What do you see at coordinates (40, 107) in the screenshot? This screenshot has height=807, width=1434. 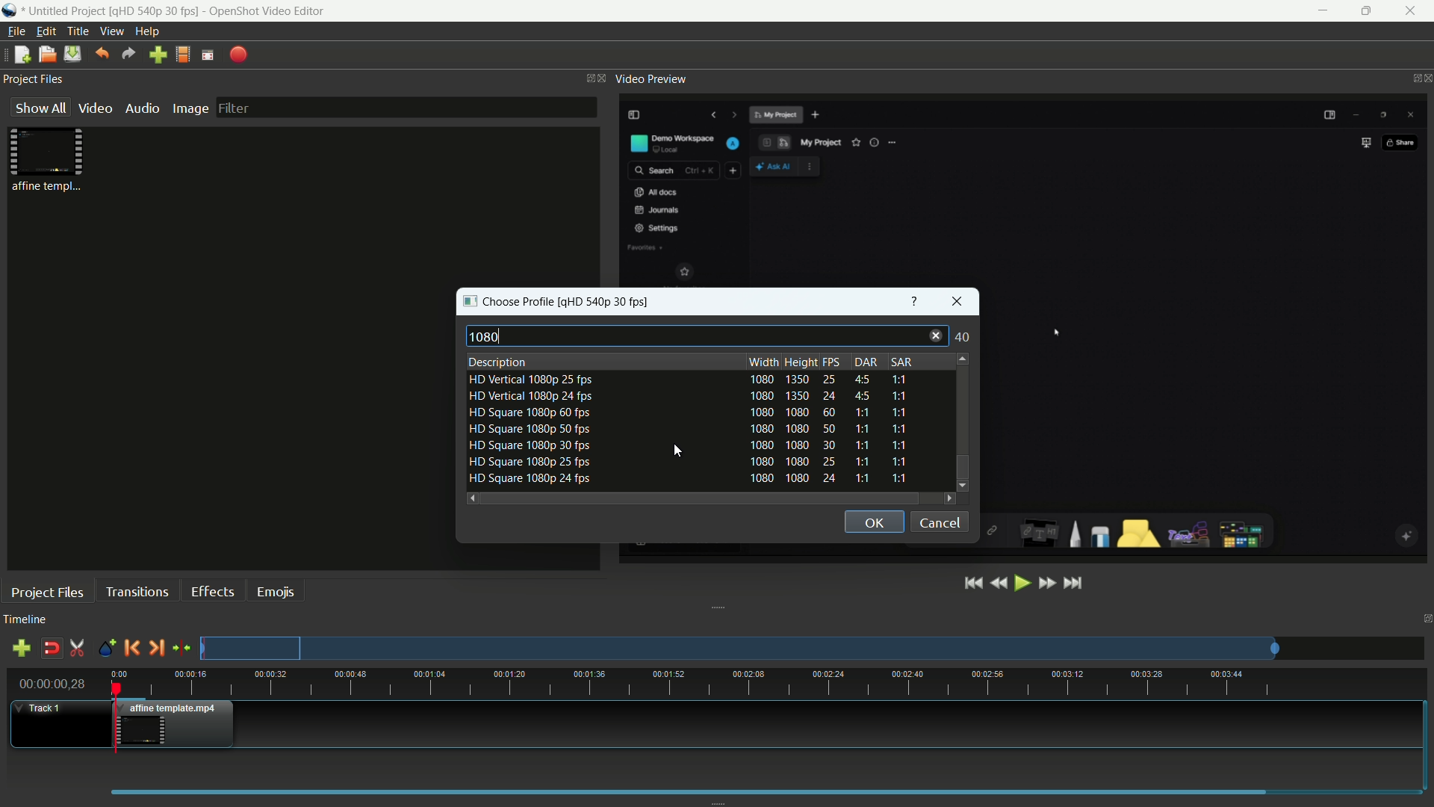 I see `show all` at bounding box center [40, 107].